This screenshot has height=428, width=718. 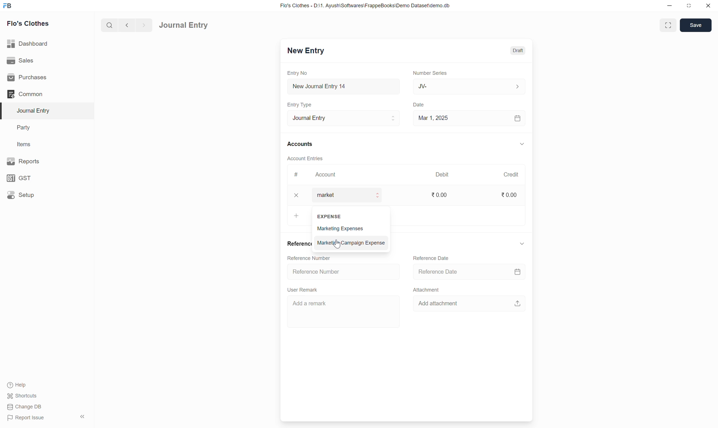 What do you see at coordinates (442, 174) in the screenshot?
I see `Debit` at bounding box center [442, 174].